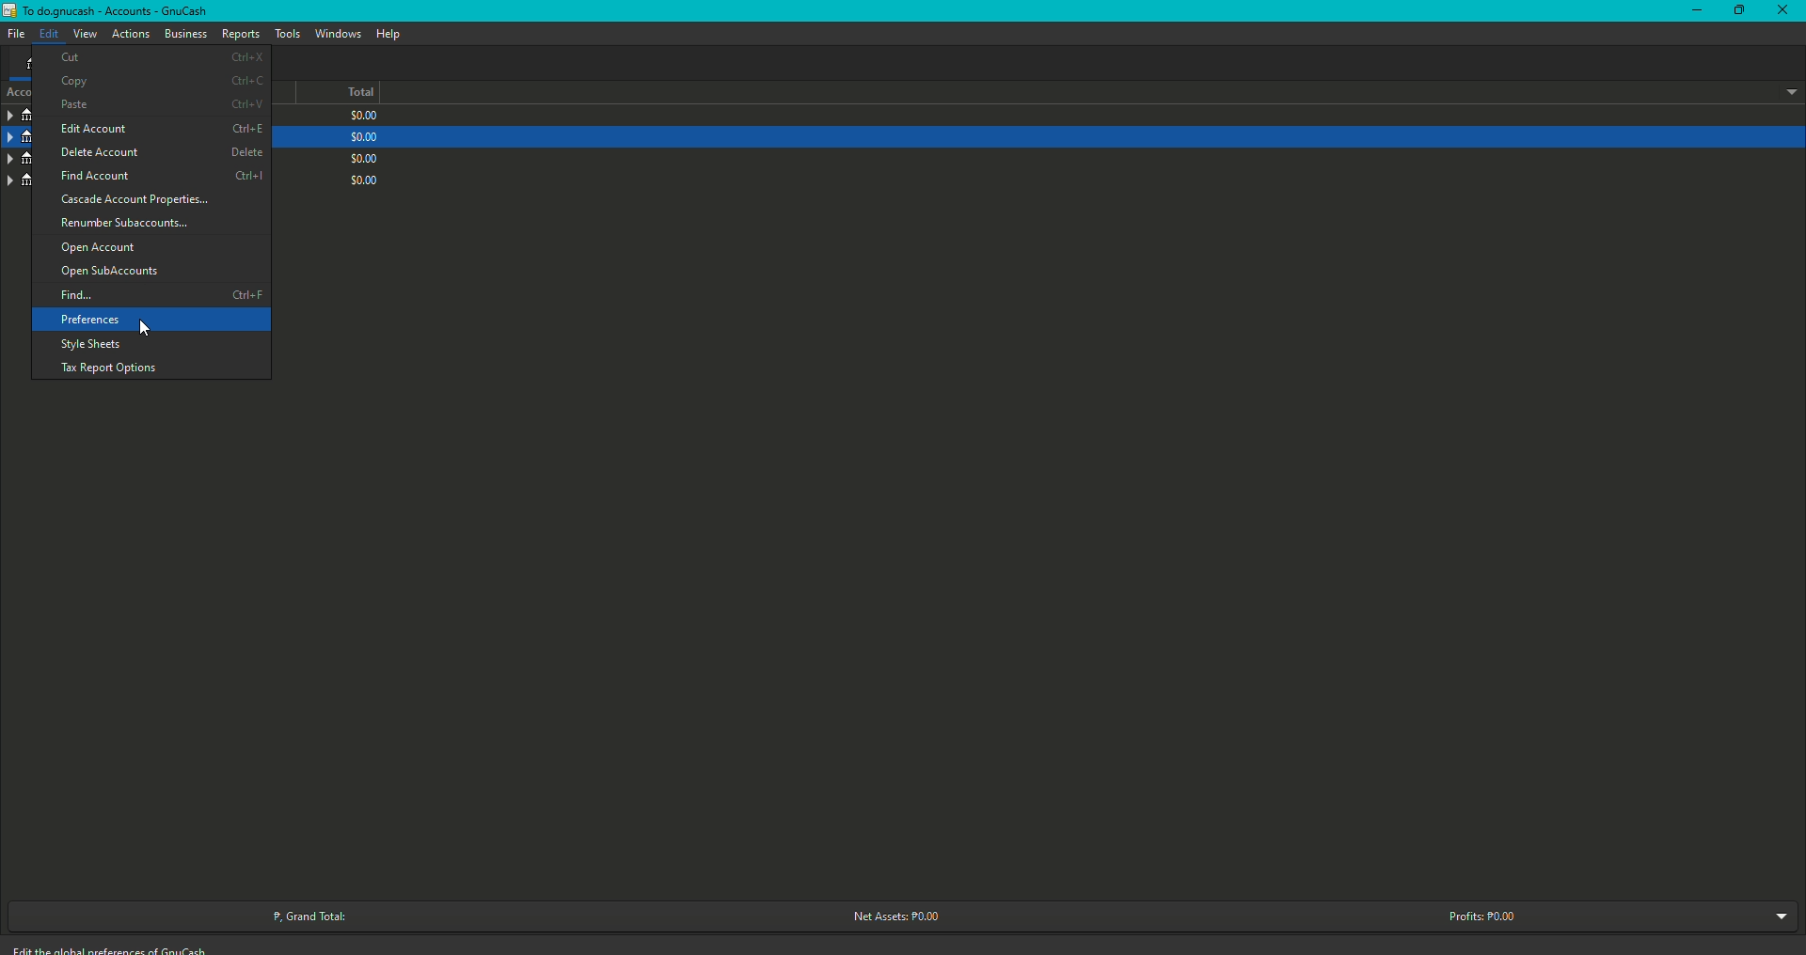  What do you see at coordinates (1783, 9) in the screenshot?
I see `Close` at bounding box center [1783, 9].